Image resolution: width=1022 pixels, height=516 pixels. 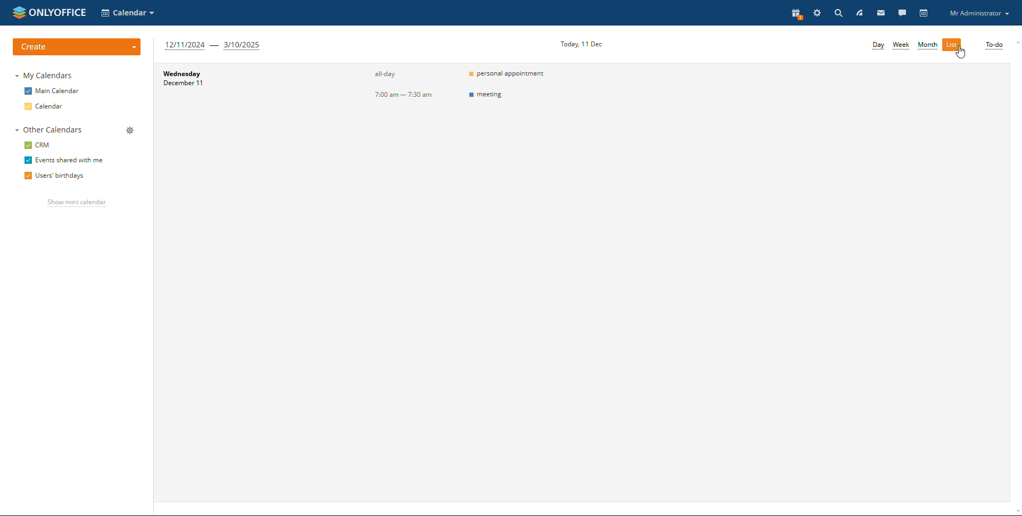 What do you see at coordinates (927, 45) in the screenshot?
I see `month view` at bounding box center [927, 45].